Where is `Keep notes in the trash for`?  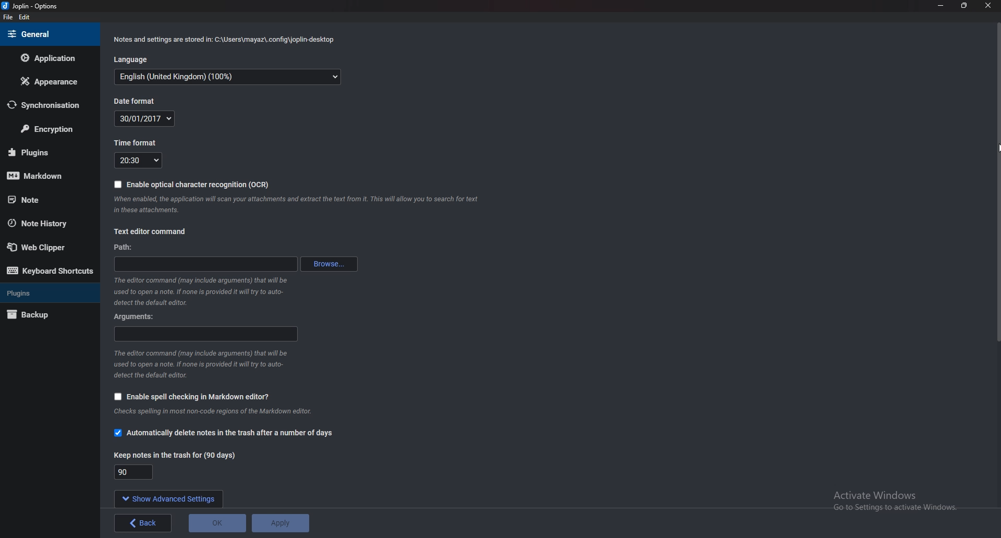
Keep notes in the trash for is located at coordinates (182, 455).